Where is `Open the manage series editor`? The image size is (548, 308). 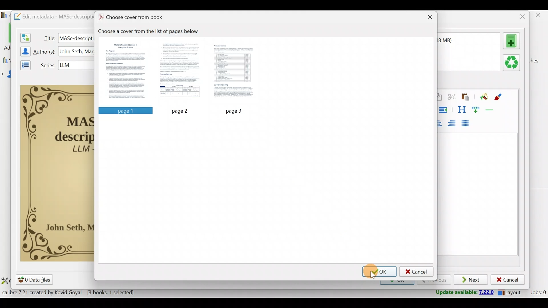 Open the manage series editor is located at coordinates (24, 64).